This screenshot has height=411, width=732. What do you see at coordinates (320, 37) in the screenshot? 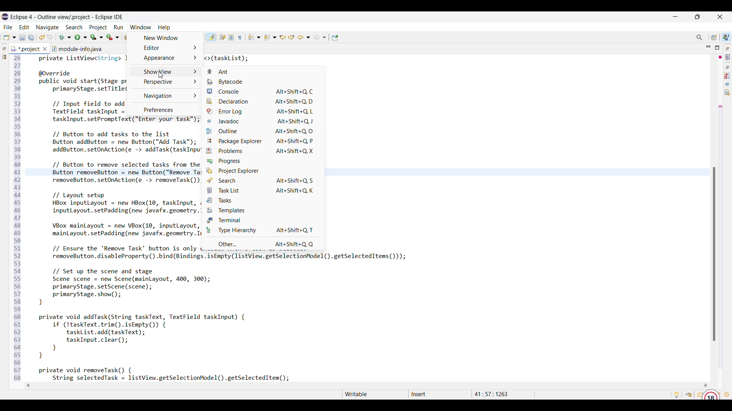
I see `Forward options` at bounding box center [320, 37].